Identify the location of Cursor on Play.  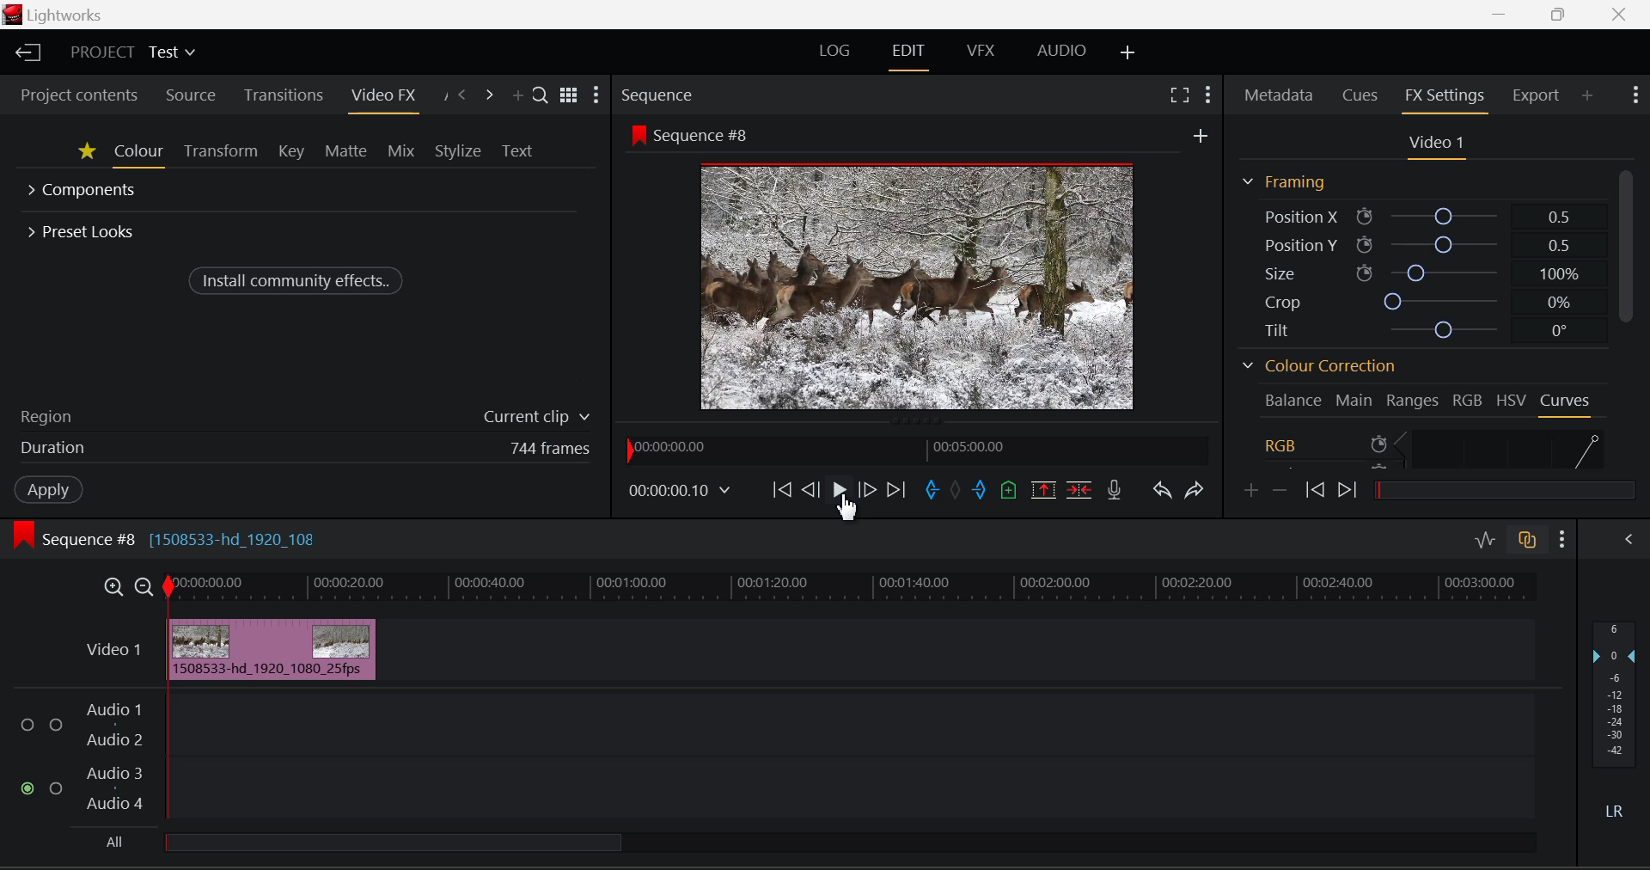
(836, 490).